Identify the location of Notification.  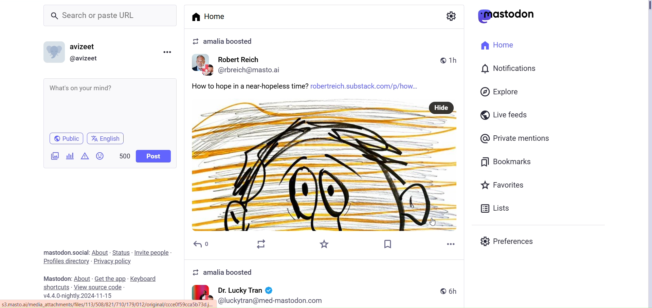
(508, 69).